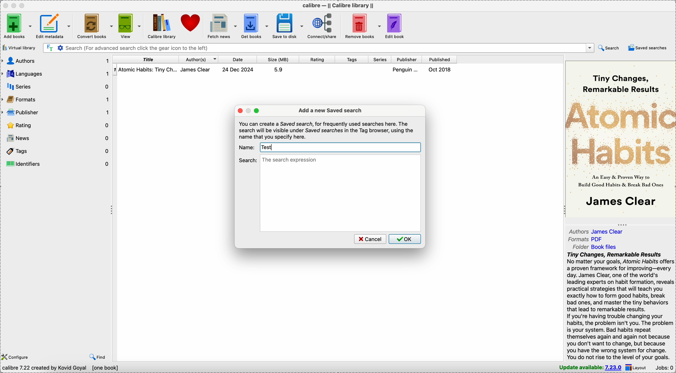  What do you see at coordinates (327, 130) in the screenshot?
I see `You can create a Saved search, for frequently used searches here. The search will be visible under Saved searches in the Tag browser, using the name that you specify here.` at bounding box center [327, 130].